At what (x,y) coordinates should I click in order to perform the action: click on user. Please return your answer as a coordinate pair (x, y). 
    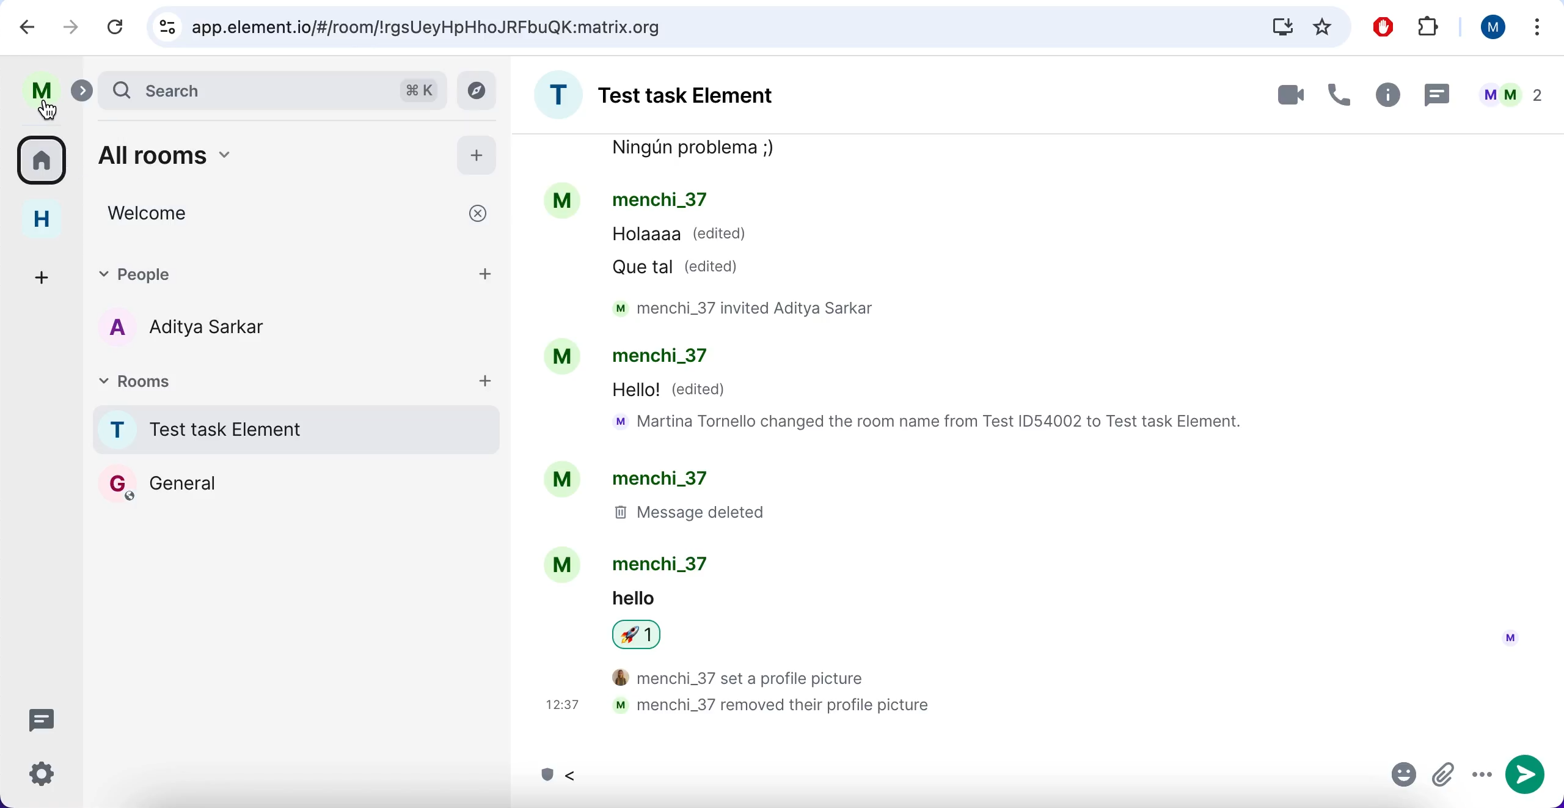
    Looking at the image, I should click on (41, 88).